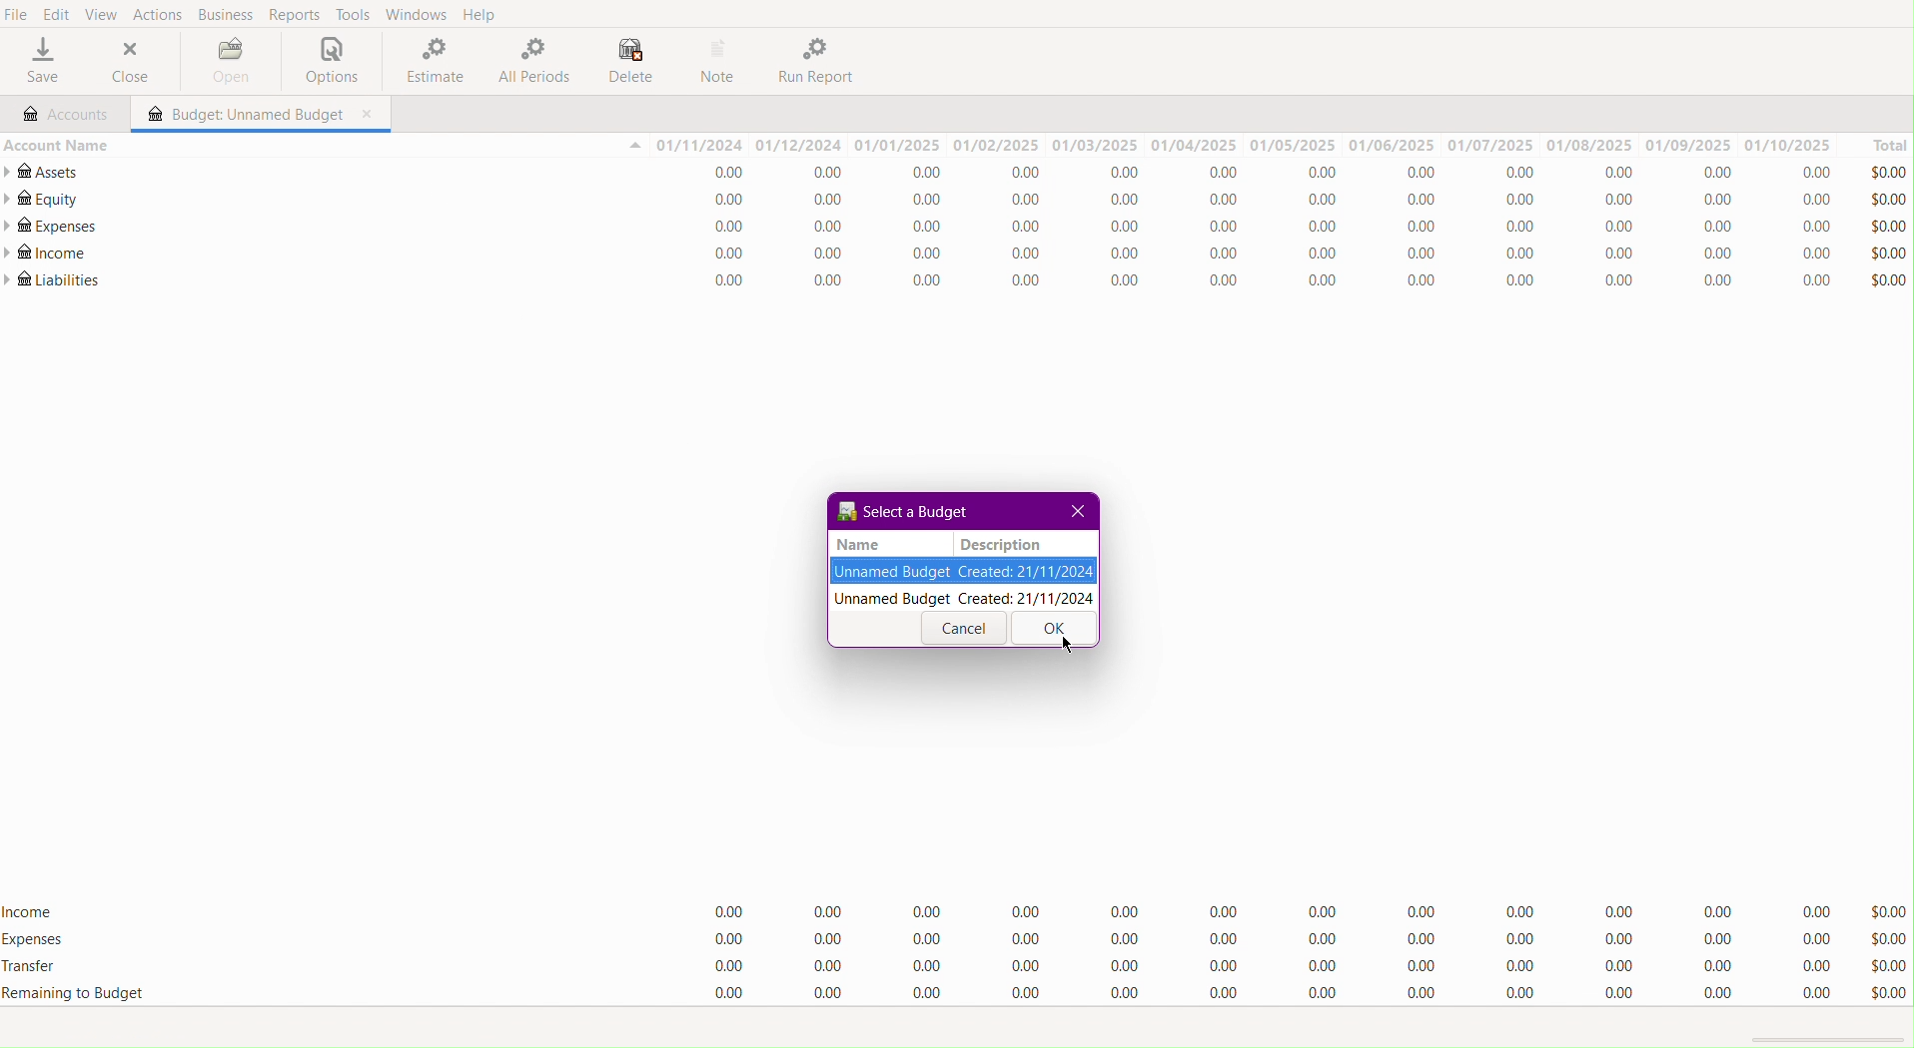 This screenshot has height=1048, width=1914. Describe the element at coordinates (1245, 145) in the screenshot. I see `Dates` at that location.